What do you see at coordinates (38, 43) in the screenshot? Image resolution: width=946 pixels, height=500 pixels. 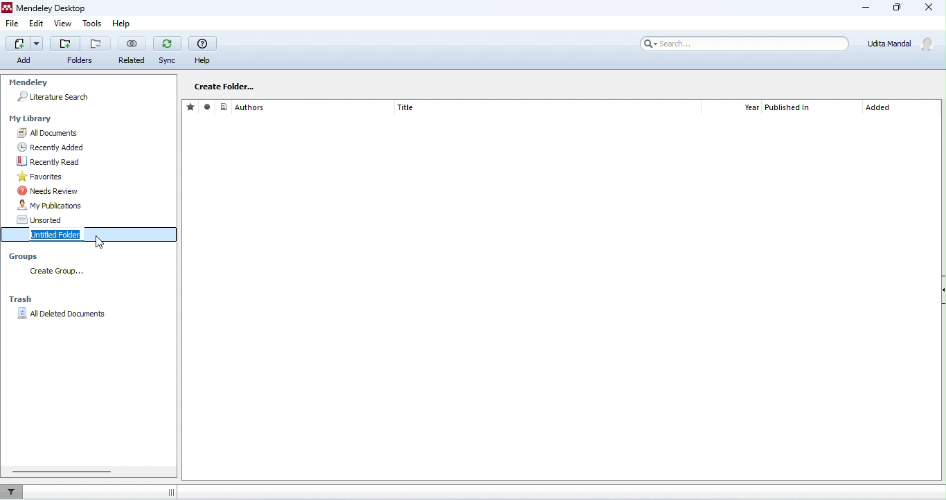 I see `drop down` at bounding box center [38, 43].